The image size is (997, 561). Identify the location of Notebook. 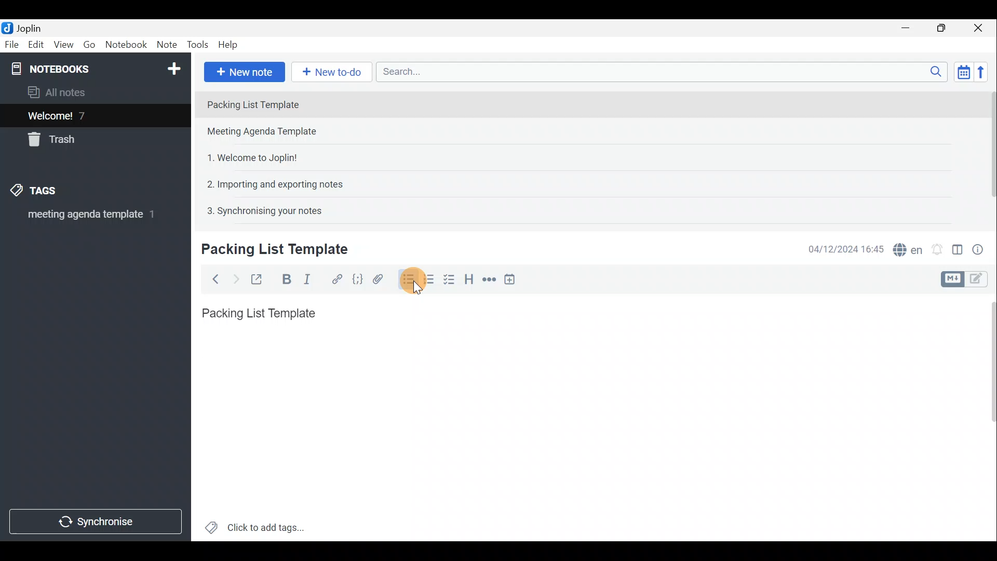
(126, 46).